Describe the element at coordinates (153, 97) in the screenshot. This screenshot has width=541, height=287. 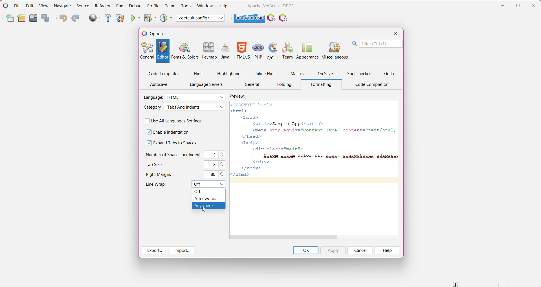
I see `Language` at that location.